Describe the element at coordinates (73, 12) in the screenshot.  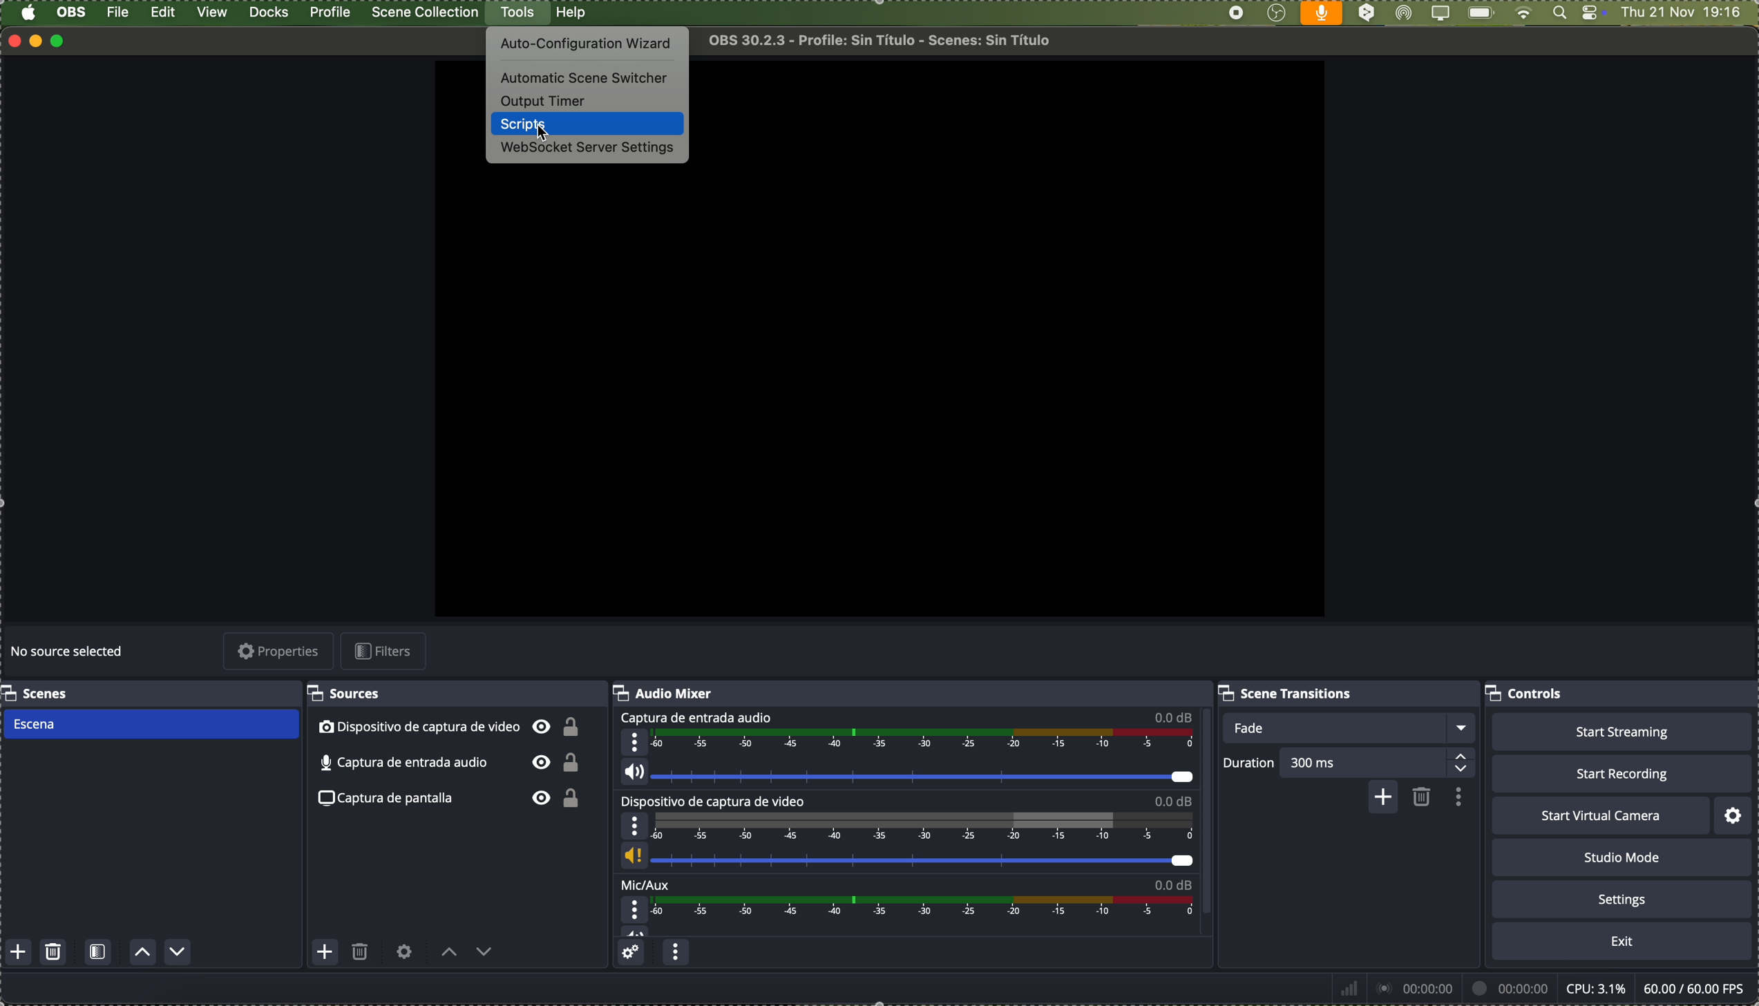
I see `OBS` at that location.